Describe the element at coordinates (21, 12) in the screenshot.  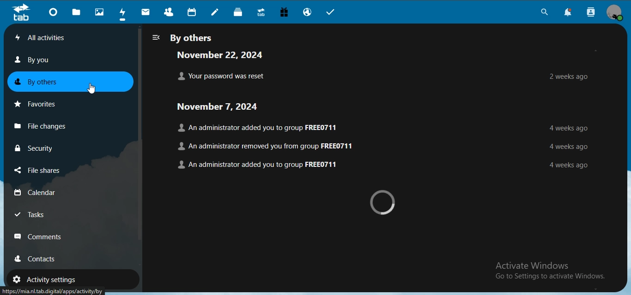
I see `tab` at that location.